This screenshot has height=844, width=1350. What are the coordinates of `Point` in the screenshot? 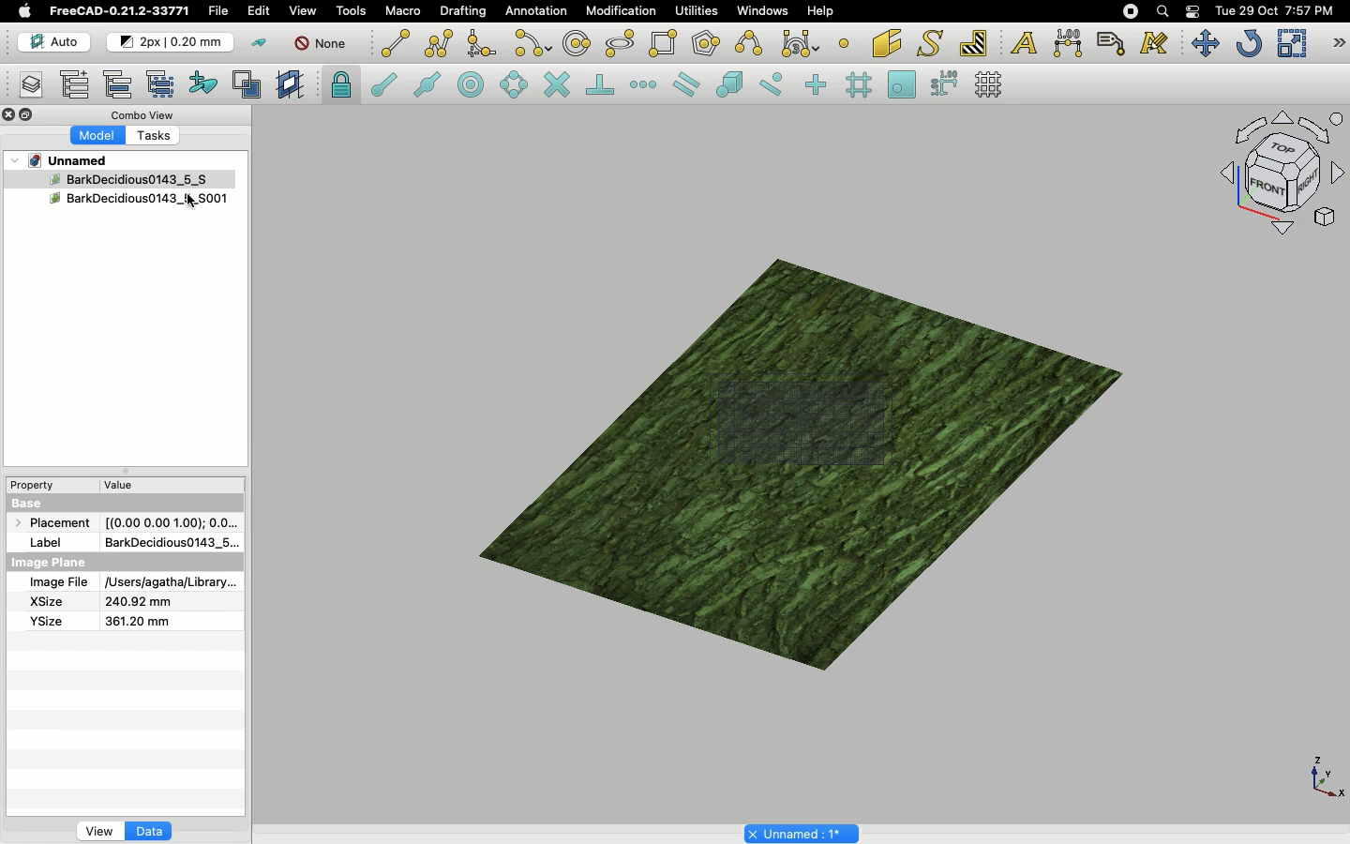 It's located at (844, 41).